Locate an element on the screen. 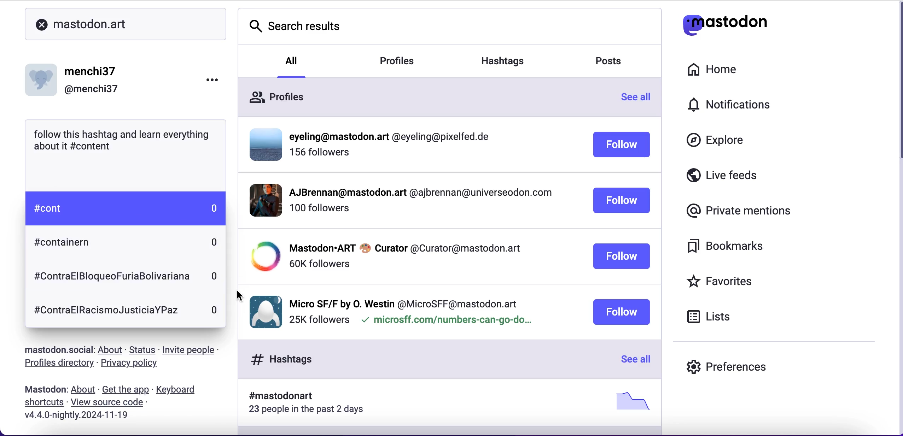  about is located at coordinates (112, 350).